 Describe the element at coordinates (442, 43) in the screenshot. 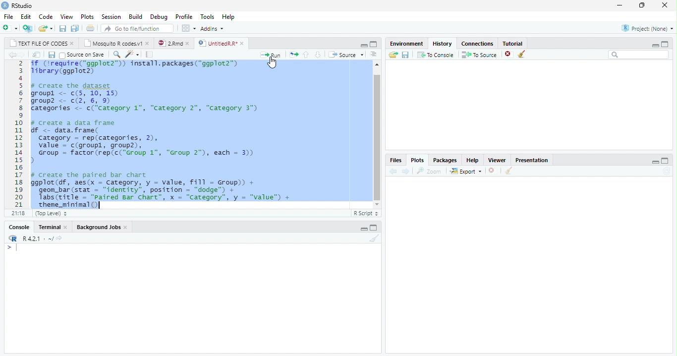

I see `history` at that location.